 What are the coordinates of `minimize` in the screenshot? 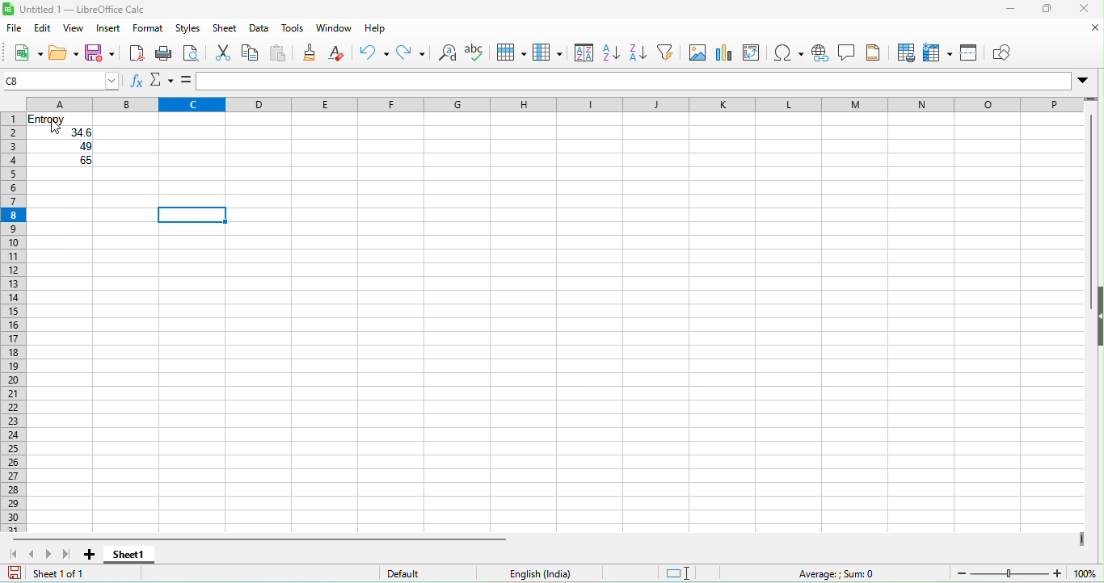 It's located at (1009, 10).